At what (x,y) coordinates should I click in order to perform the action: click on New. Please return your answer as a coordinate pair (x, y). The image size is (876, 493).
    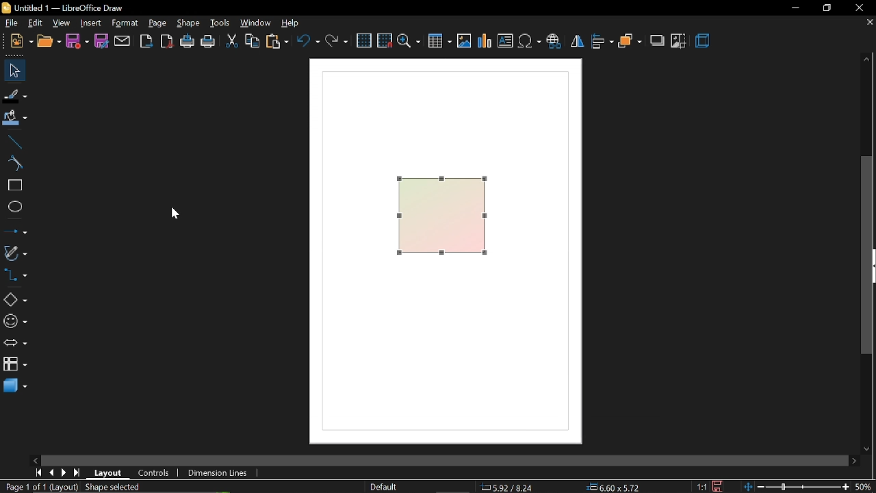
    Looking at the image, I should click on (16, 41).